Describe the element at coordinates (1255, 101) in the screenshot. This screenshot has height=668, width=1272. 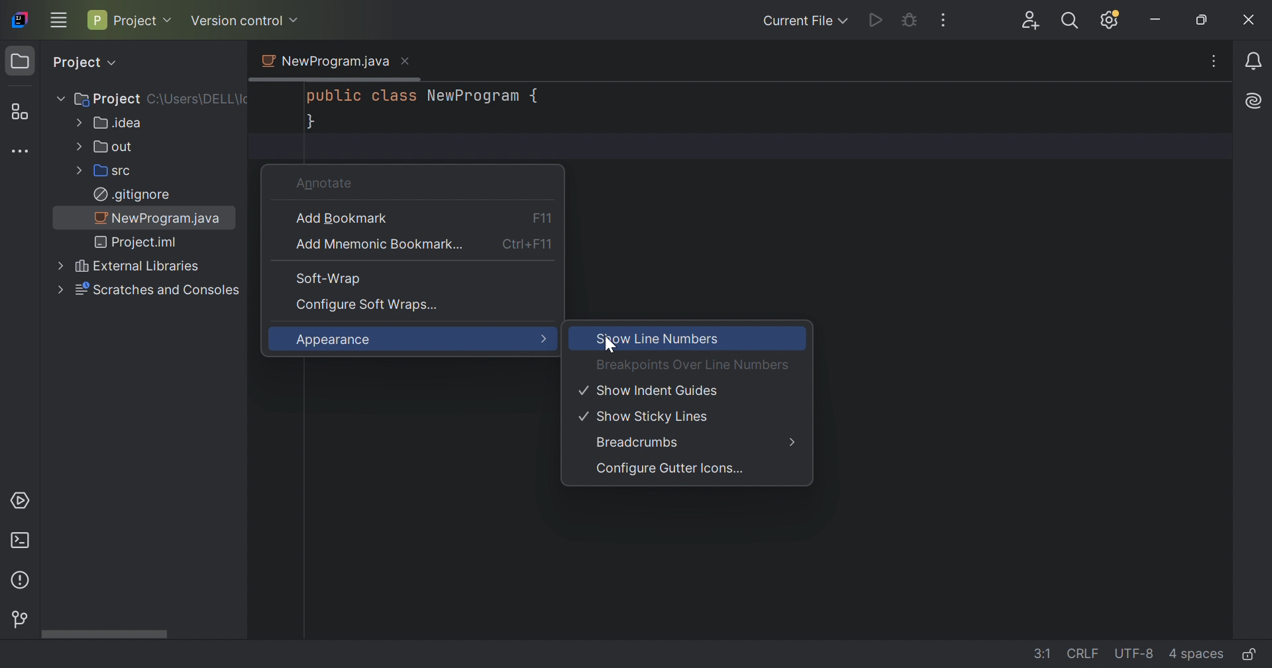
I see `AI assistant` at that location.